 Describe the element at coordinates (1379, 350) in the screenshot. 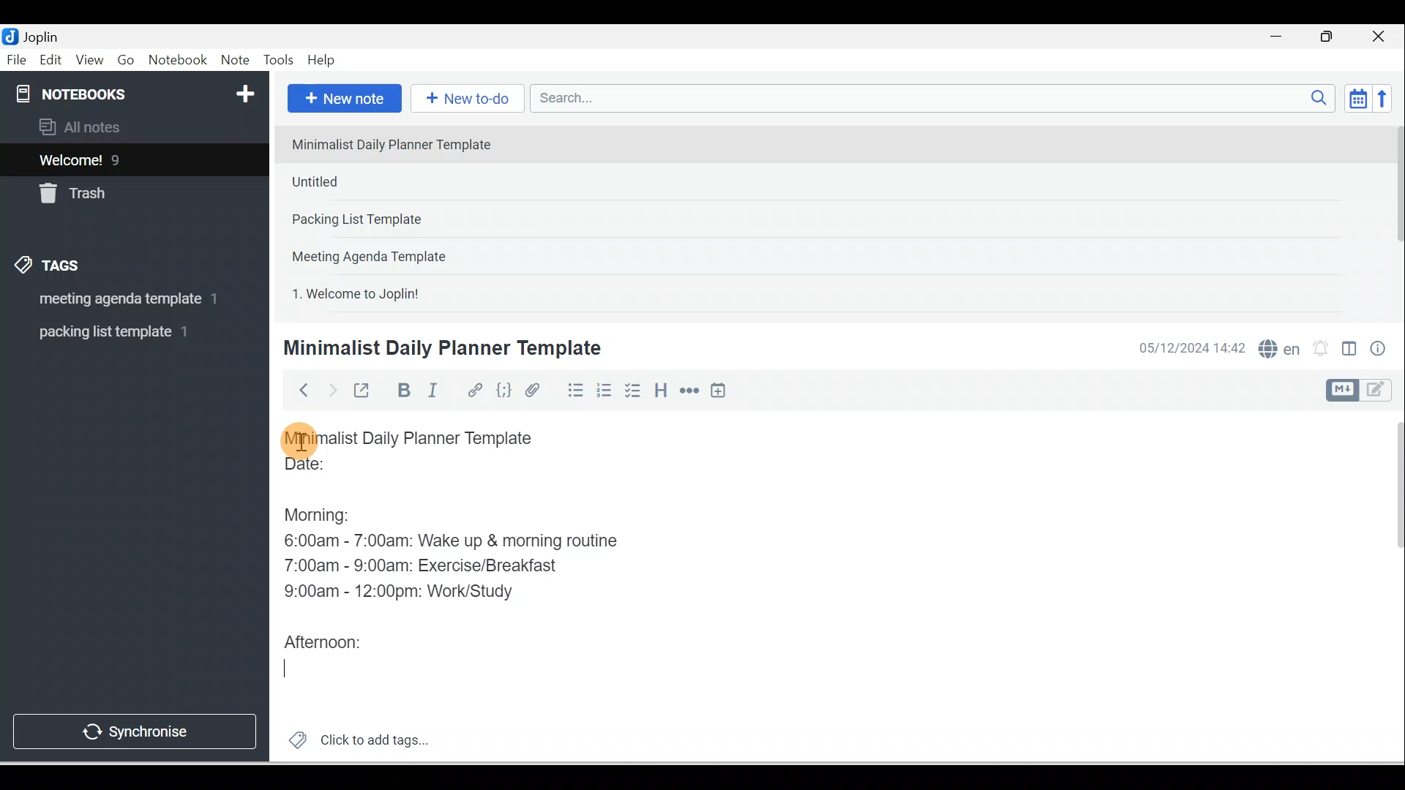

I see `Note properties` at that location.